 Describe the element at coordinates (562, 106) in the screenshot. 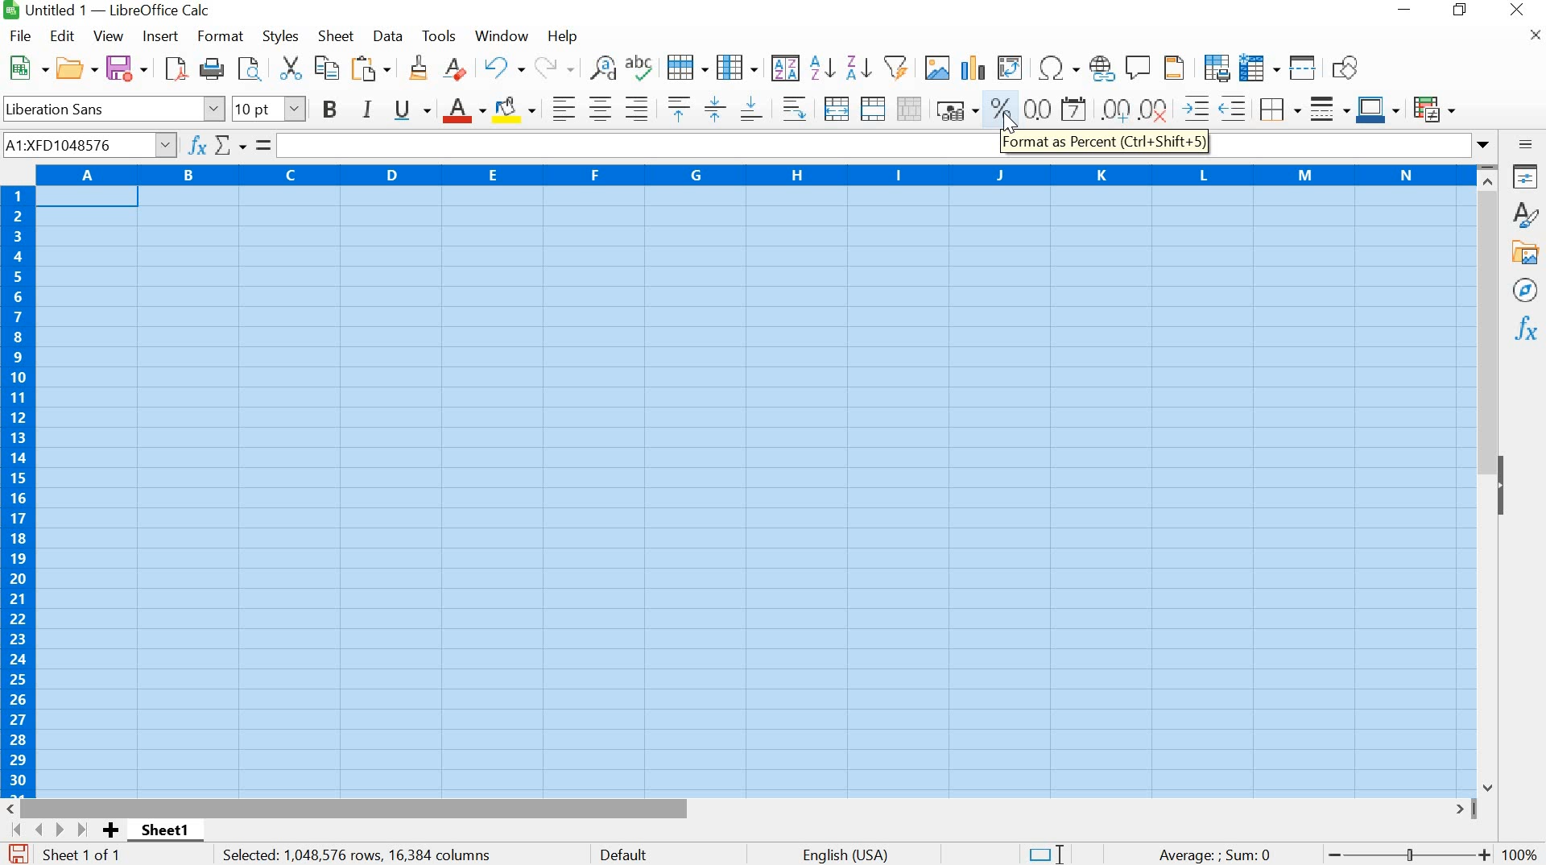

I see `Align Left` at that location.